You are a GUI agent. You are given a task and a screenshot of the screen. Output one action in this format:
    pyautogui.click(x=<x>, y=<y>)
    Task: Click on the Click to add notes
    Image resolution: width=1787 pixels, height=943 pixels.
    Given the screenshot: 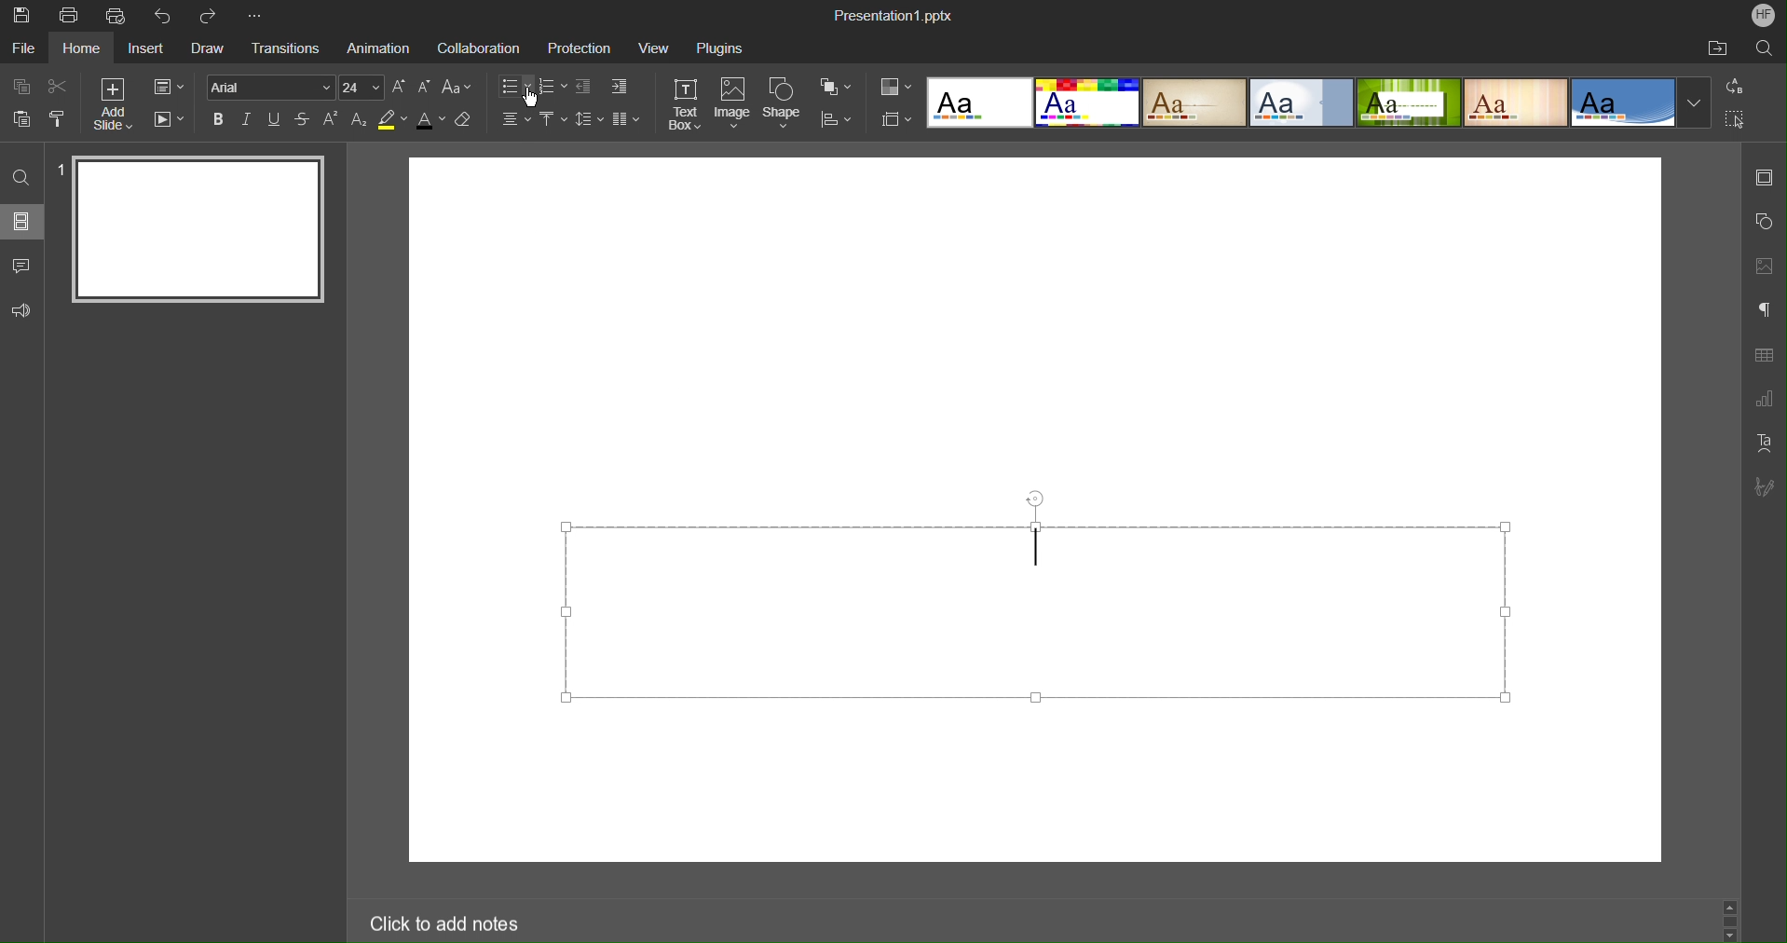 What is the action you would take?
    pyautogui.click(x=449, y=924)
    